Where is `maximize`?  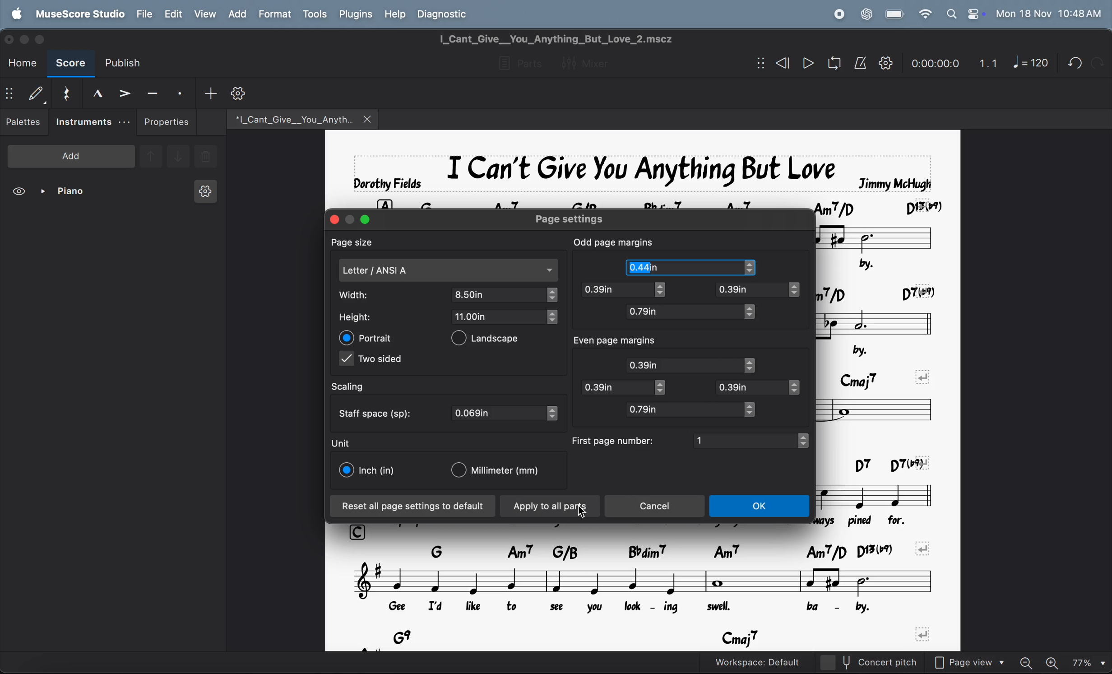 maximize is located at coordinates (366, 219).